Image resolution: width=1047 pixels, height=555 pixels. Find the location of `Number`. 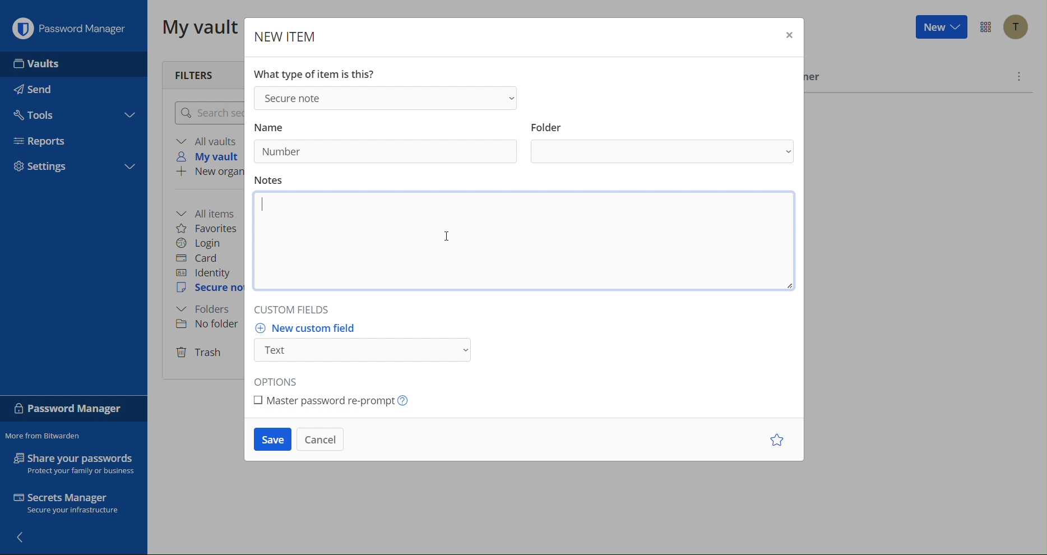

Number is located at coordinates (281, 151).